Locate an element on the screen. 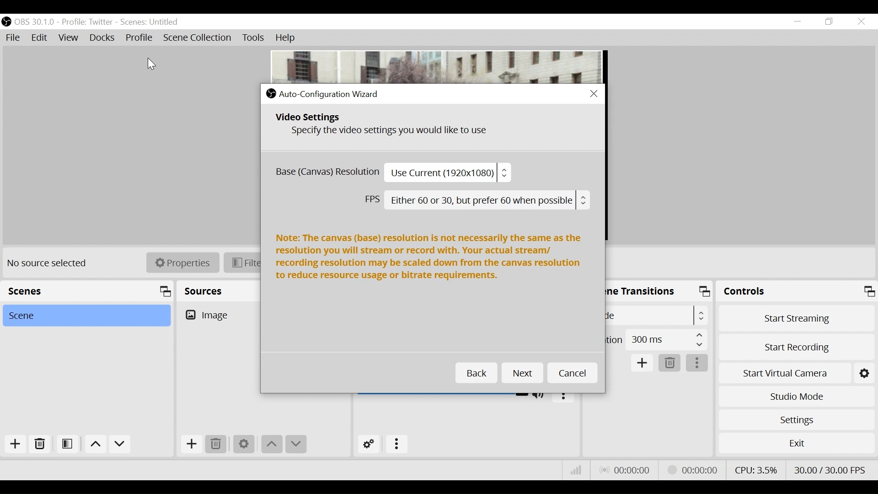 The height and width of the screenshot is (494, 878). No source selected is located at coordinates (50, 263).